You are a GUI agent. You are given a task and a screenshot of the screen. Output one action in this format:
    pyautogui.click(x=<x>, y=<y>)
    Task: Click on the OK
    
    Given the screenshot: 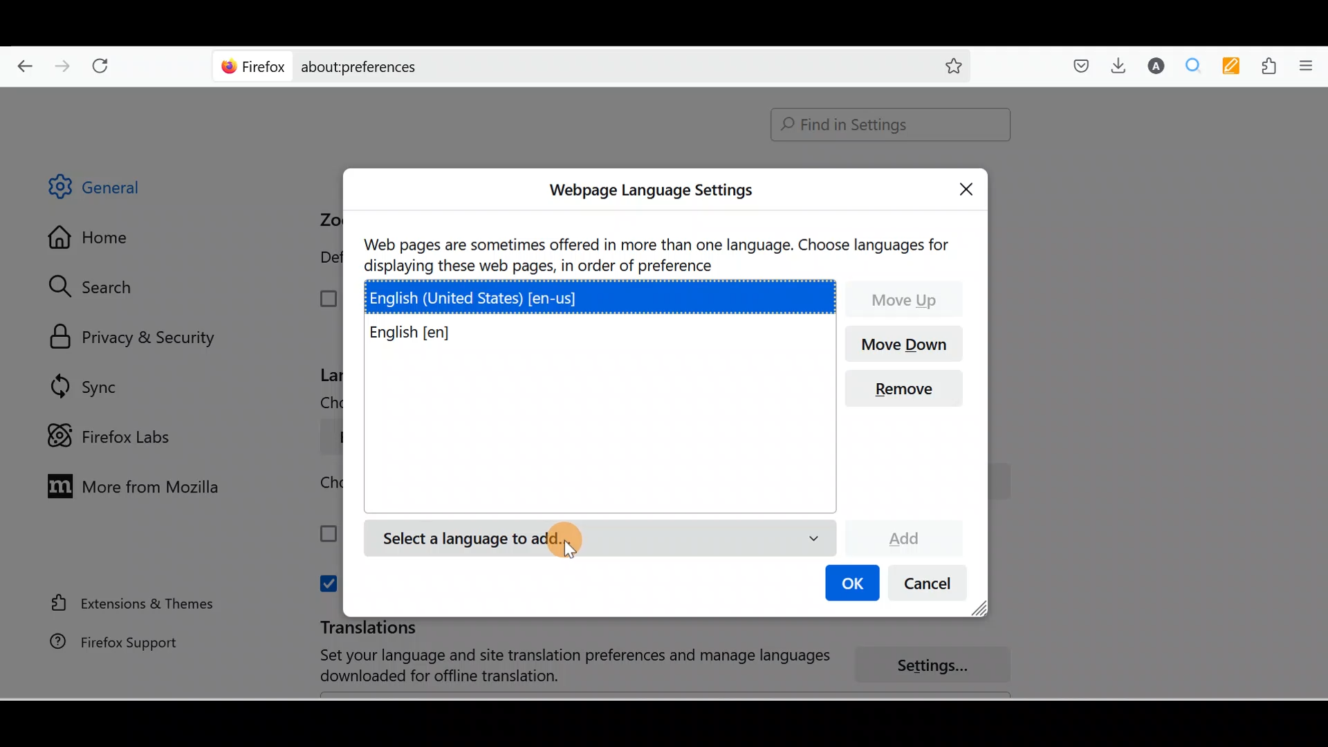 What is the action you would take?
    pyautogui.click(x=850, y=584)
    